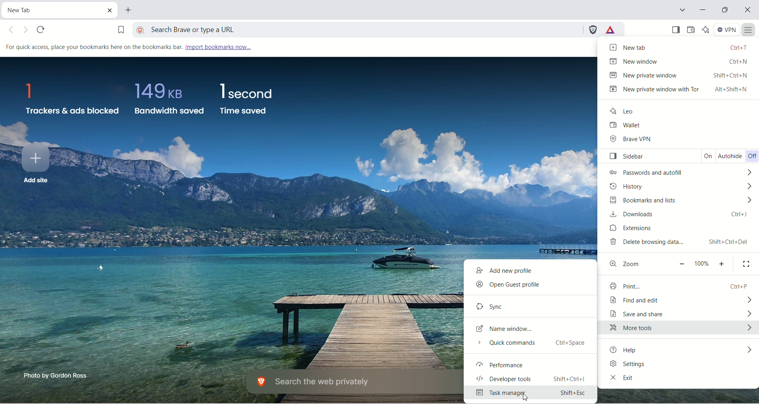 This screenshot has height=404, width=759. I want to click on save and share, so click(682, 314).